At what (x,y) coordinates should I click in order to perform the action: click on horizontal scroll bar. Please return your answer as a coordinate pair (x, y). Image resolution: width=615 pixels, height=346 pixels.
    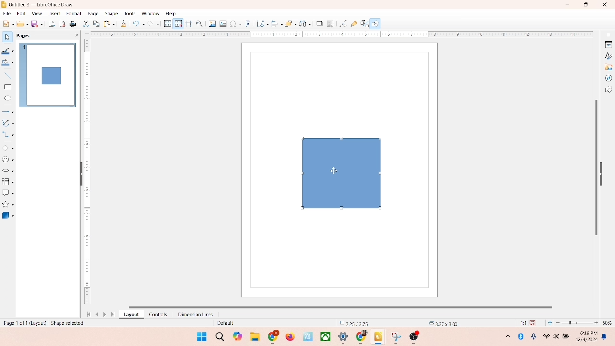
    Looking at the image, I should click on (348, 306).